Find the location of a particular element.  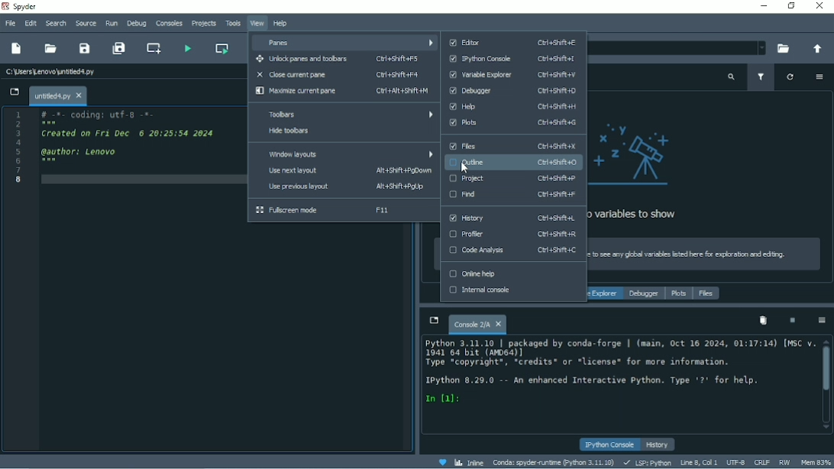

CRLF is located at coordinates (762, 461).